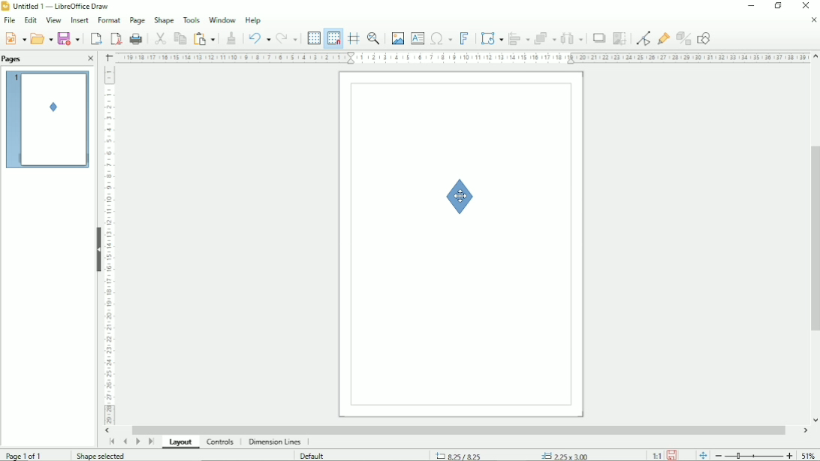 This screenshot has height=461, width=820. I want to click on Format, so click(107, 20).